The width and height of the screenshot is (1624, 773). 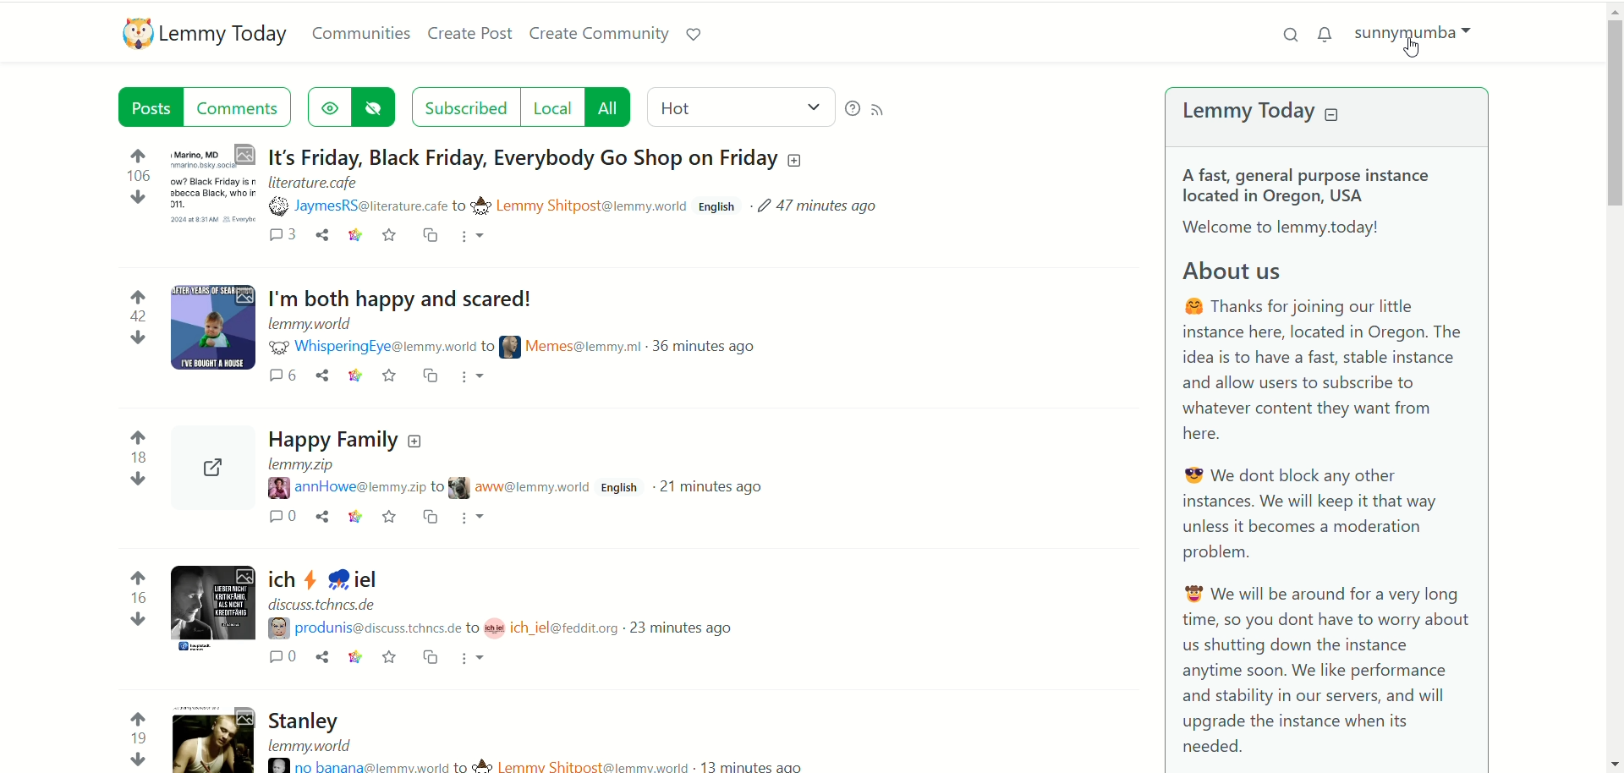 What do you see at coordinates (546, 183) in the screenshot?
I see `post` at bounding box center [546, 183].